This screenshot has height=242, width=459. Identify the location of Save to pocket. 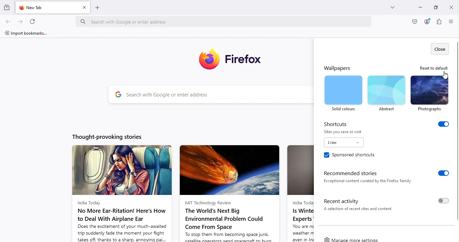
(413, 22).